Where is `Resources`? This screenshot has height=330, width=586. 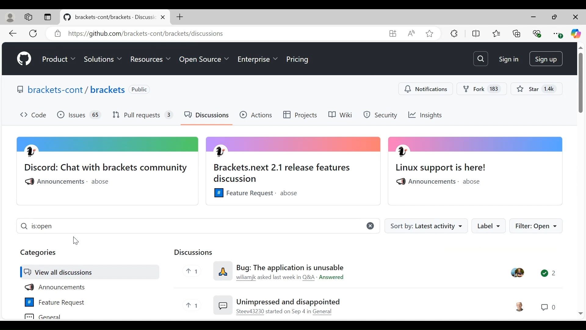 Resources is located at coordinates (150, 59).